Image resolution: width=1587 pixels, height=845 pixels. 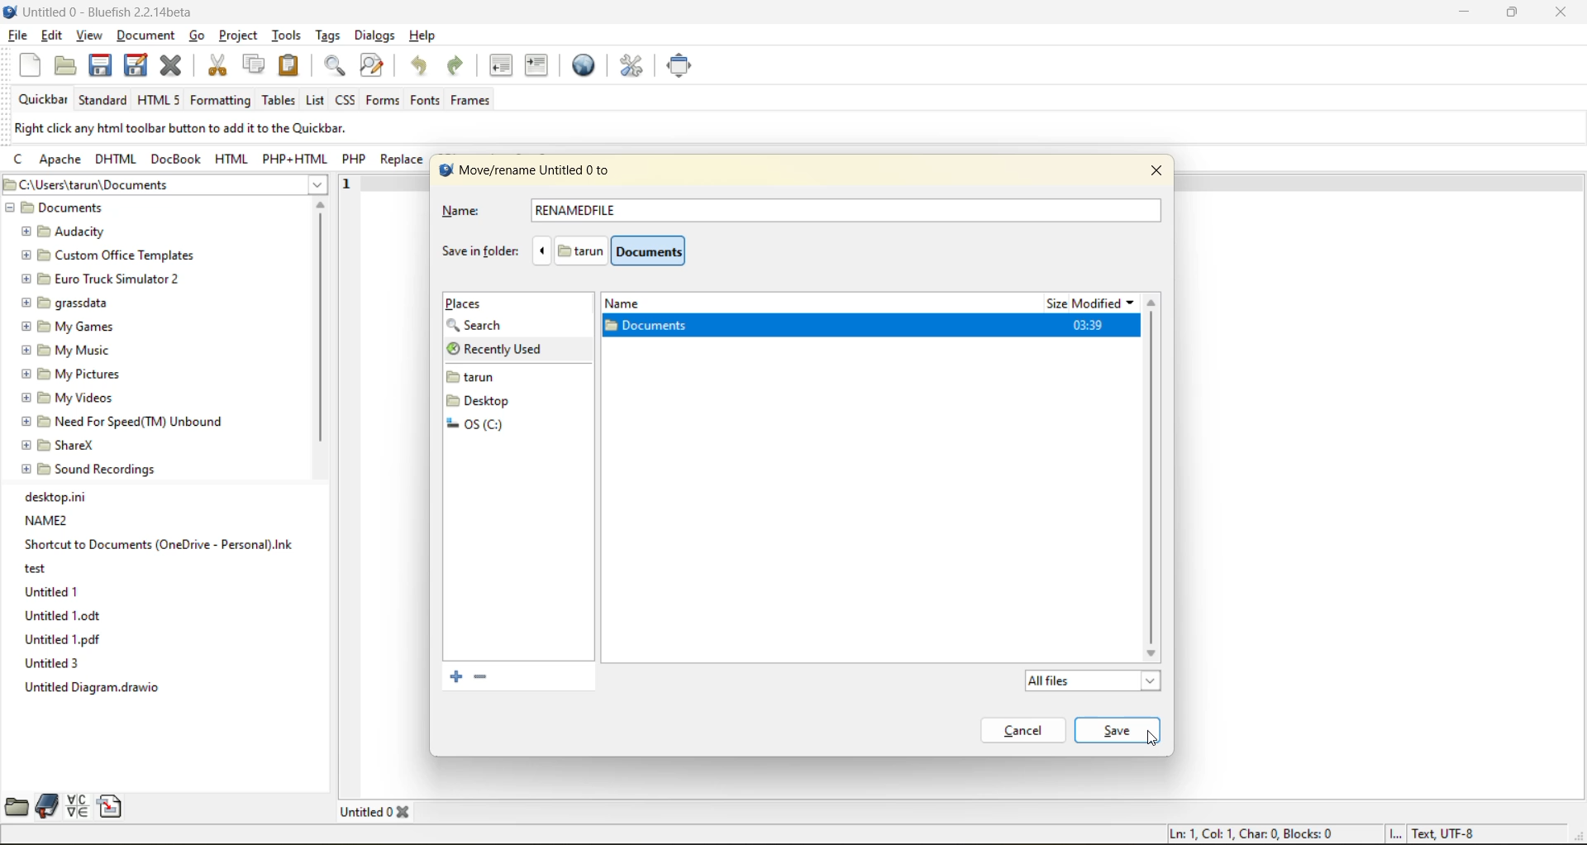 What do you see at coordinates (102, 256) in the screenshot?
I see `Custom Office Templates` at bounding box center [102, 256].